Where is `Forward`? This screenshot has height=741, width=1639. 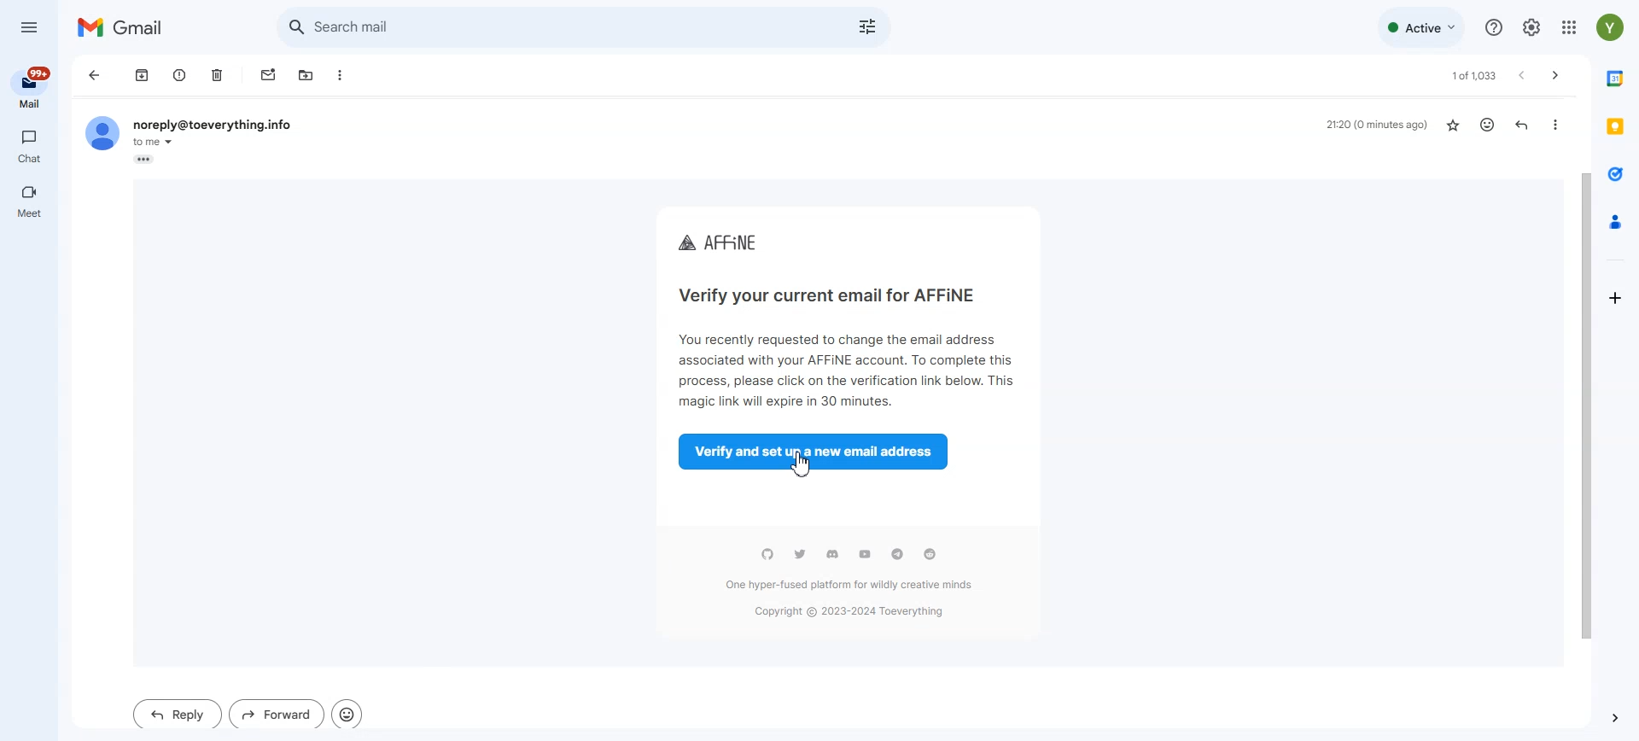
Forward is located at coordinates (275, 714).